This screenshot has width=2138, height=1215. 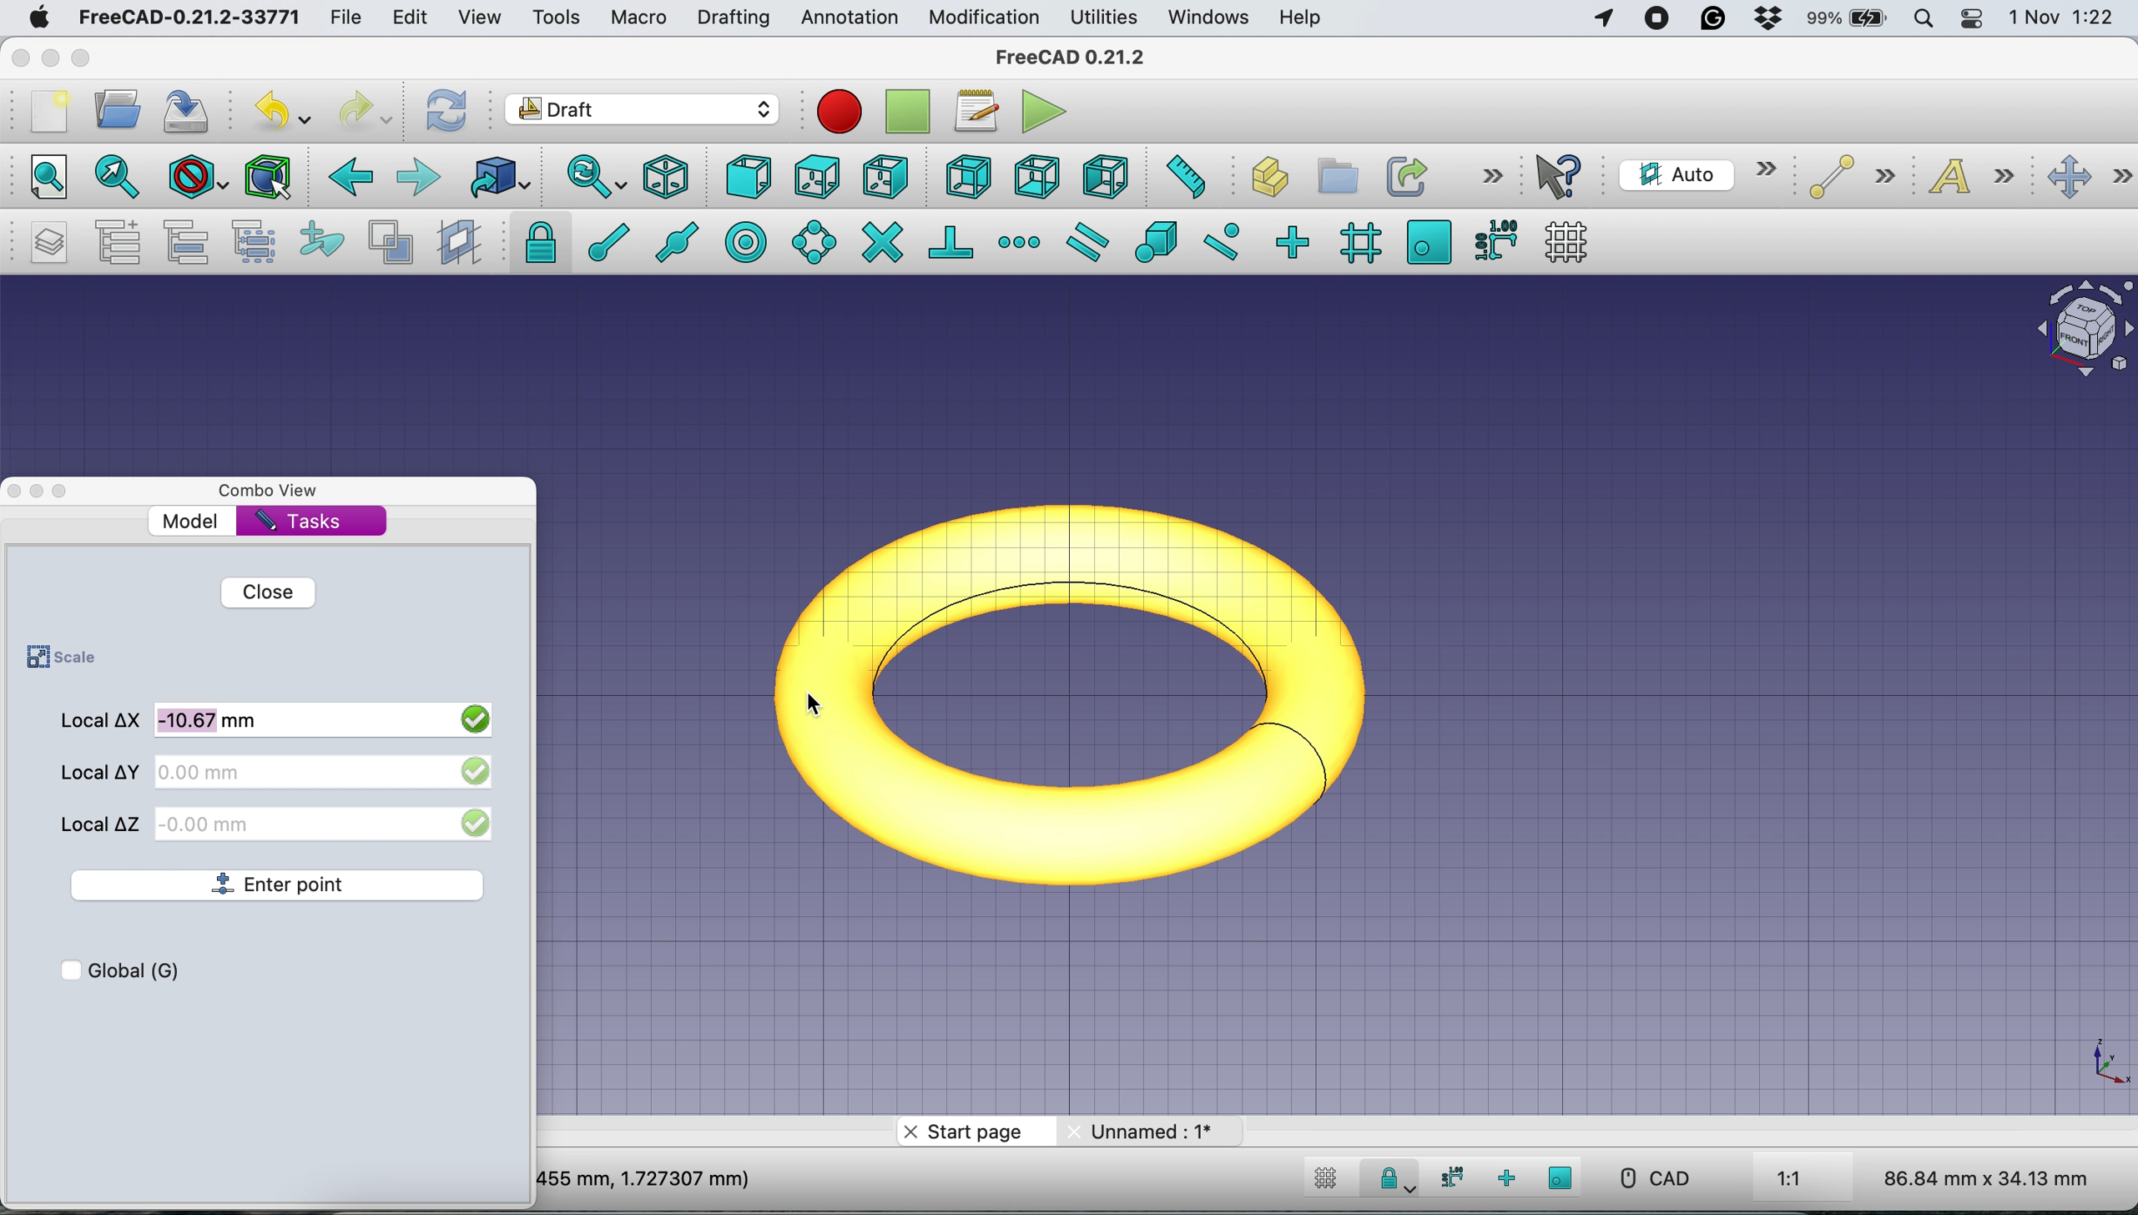 I want to click on snap working plane, so click(x=1429, y=241).